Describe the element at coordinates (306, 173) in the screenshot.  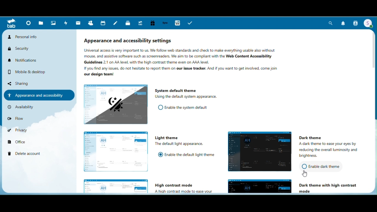
I see `cursor` at that location.